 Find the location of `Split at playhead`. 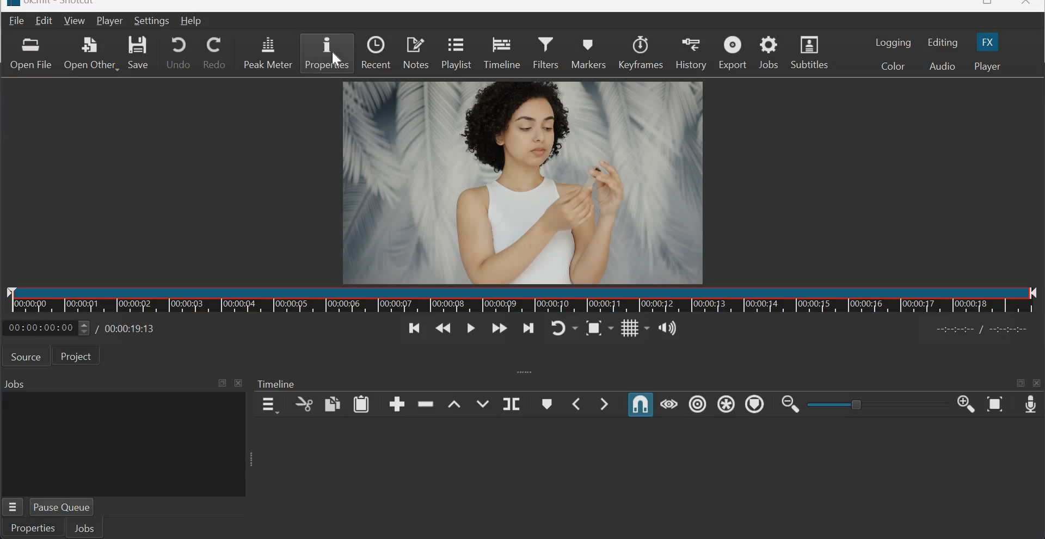

Split at playhead is located at coordinates (511, 403).